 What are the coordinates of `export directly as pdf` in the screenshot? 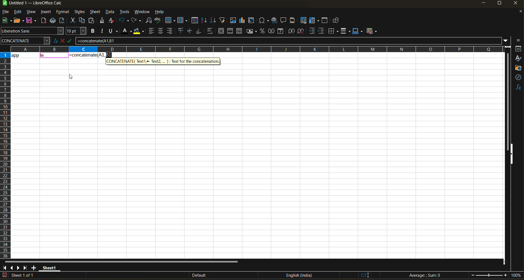 It's located at (43, 21).